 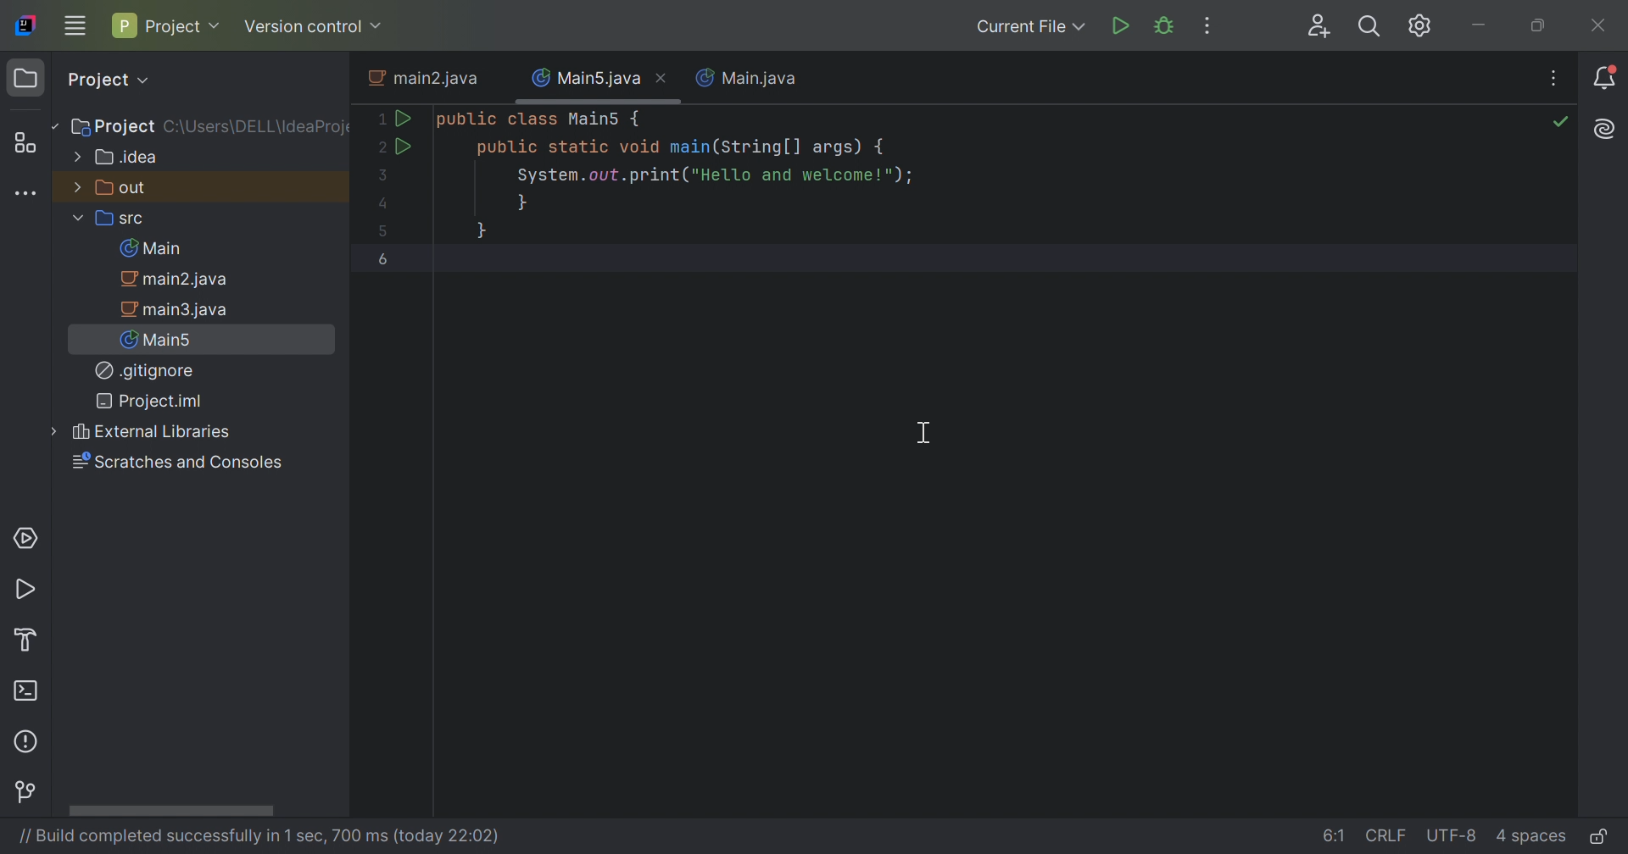 What do you see at coordinates (540, 119) in the screenshot?
I see `public static Main5 {` at bounding box center [540, 119].